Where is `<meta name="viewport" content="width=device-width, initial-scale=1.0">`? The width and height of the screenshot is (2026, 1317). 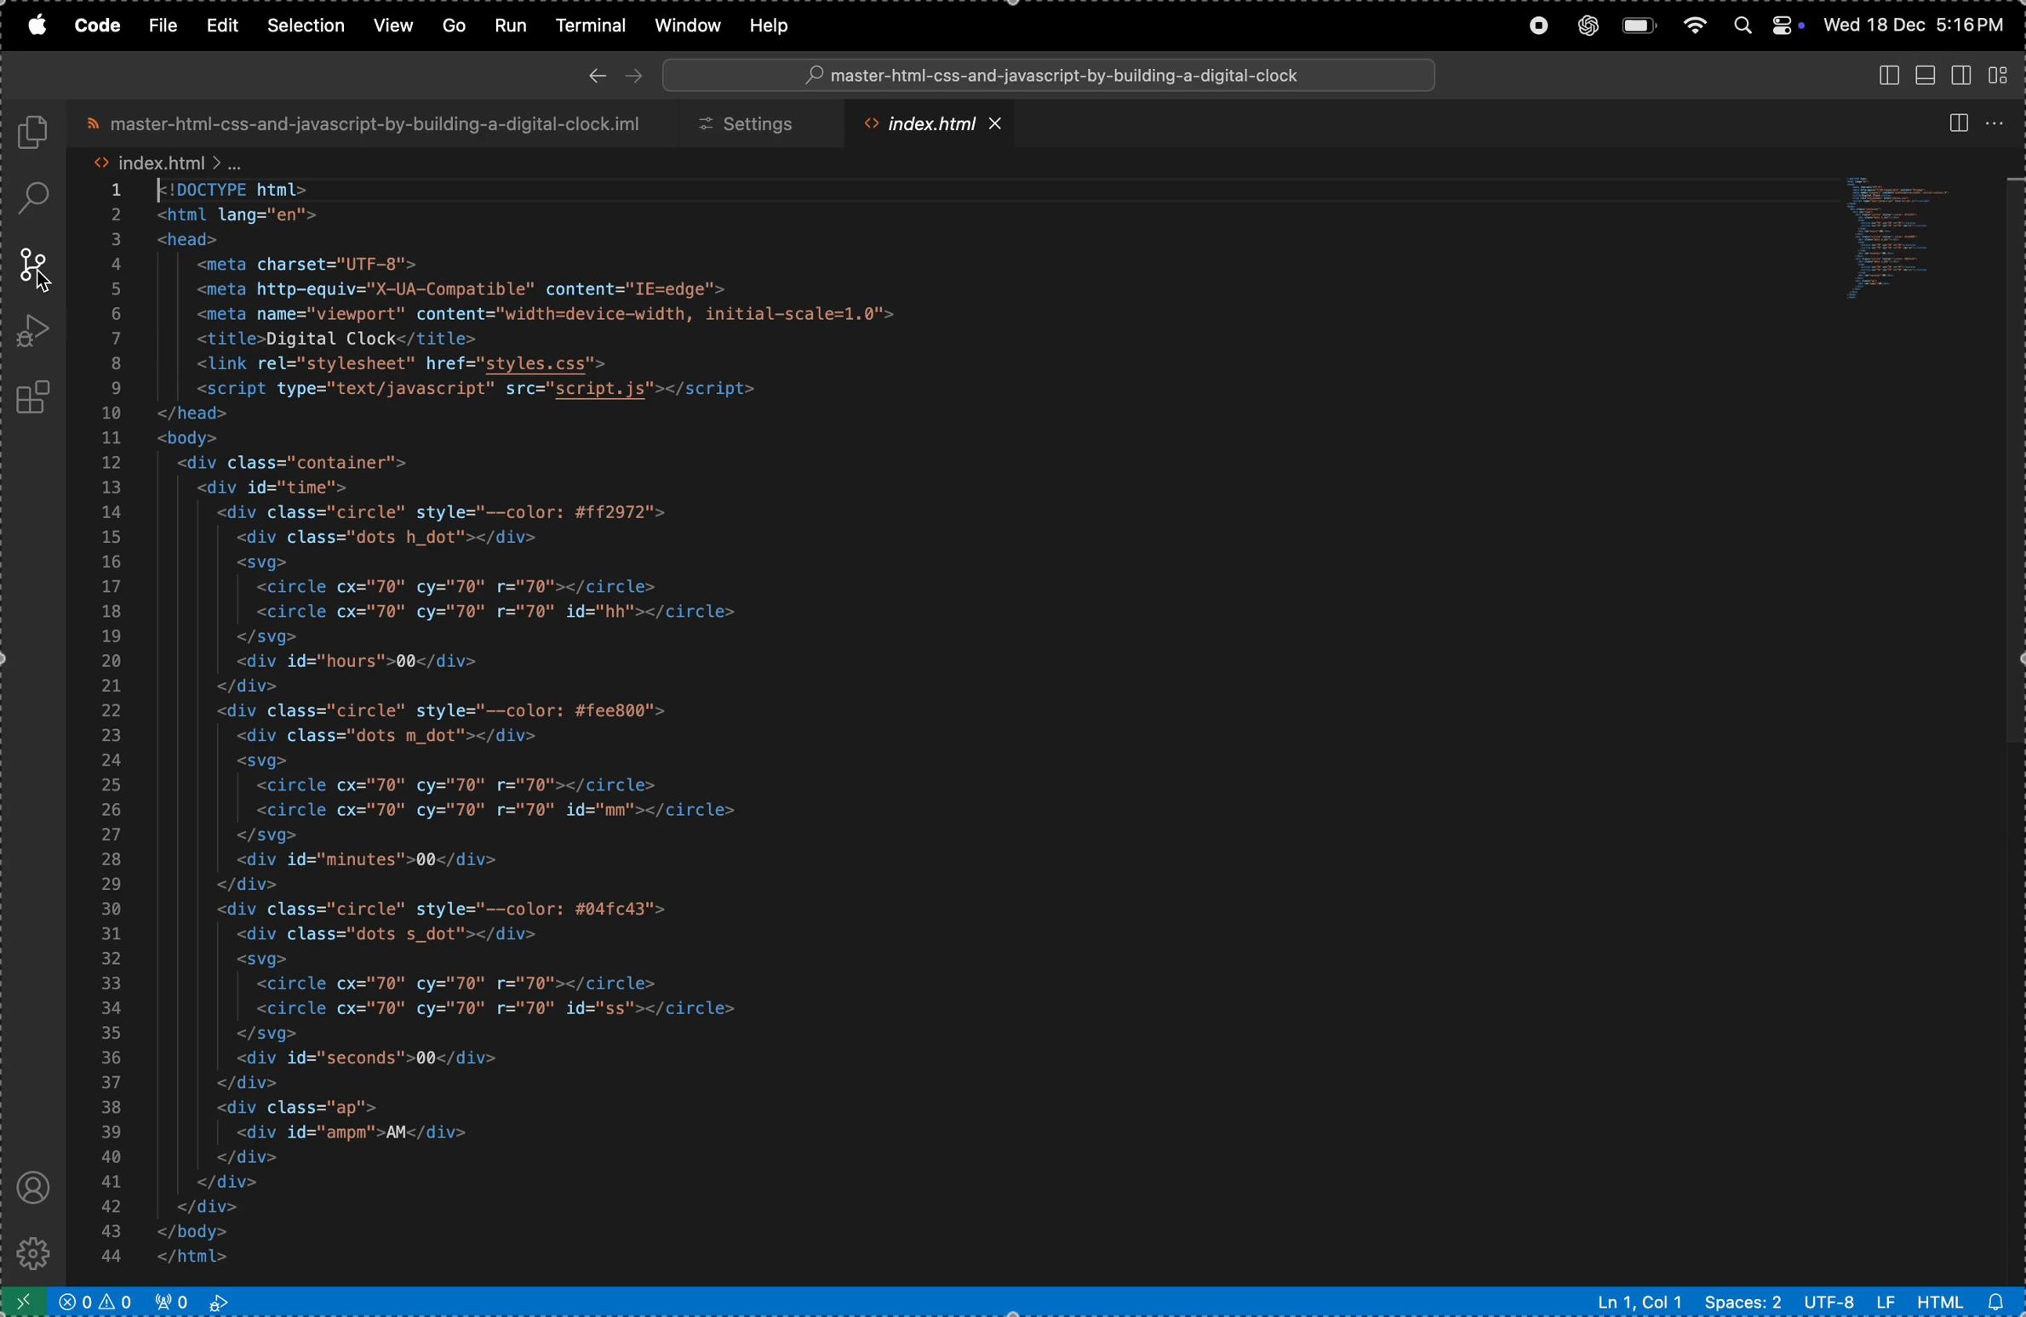
<meta name="viewport" content="width=device-width, initial-scale=1.0"> is located at coordinates (547, 313).